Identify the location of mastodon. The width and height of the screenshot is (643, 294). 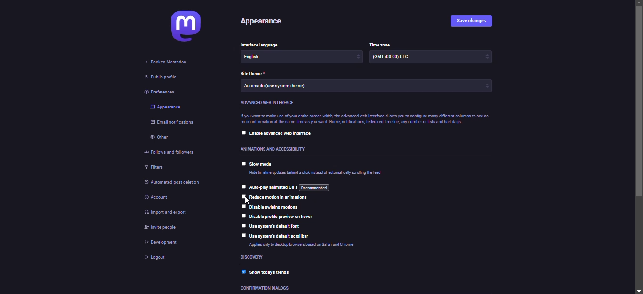
(186, 27).